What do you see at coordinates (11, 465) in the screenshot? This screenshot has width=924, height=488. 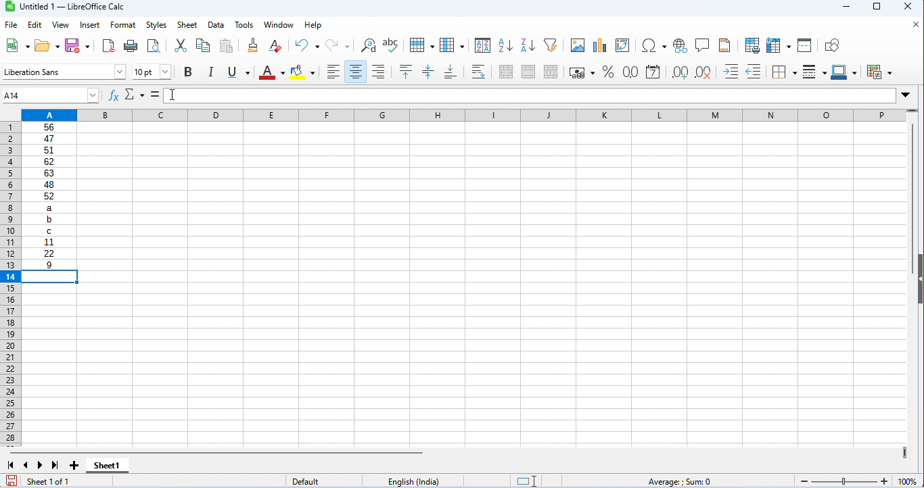 I see `first sheet` at bounding box center [11, 465].